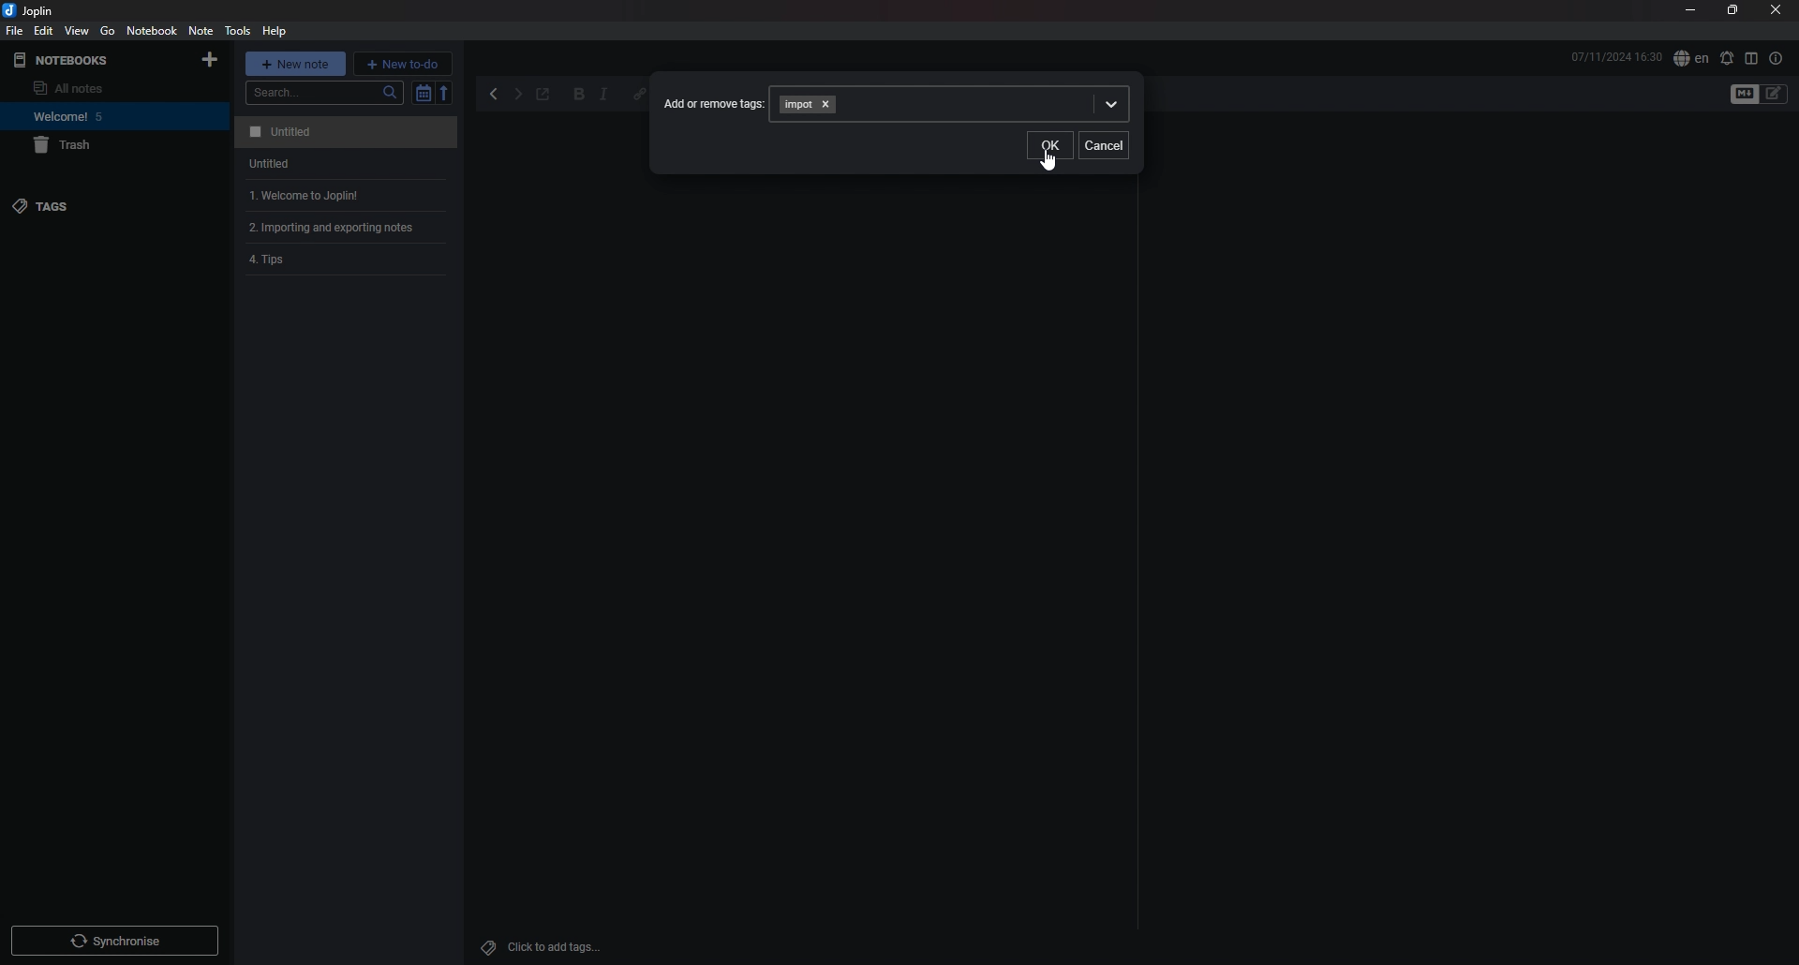 This screenshot has width=1799, height=965. Describe the element at coordinates (349, 229) in the screenshot. I see `2. Importing and exporting notes:` at that location.